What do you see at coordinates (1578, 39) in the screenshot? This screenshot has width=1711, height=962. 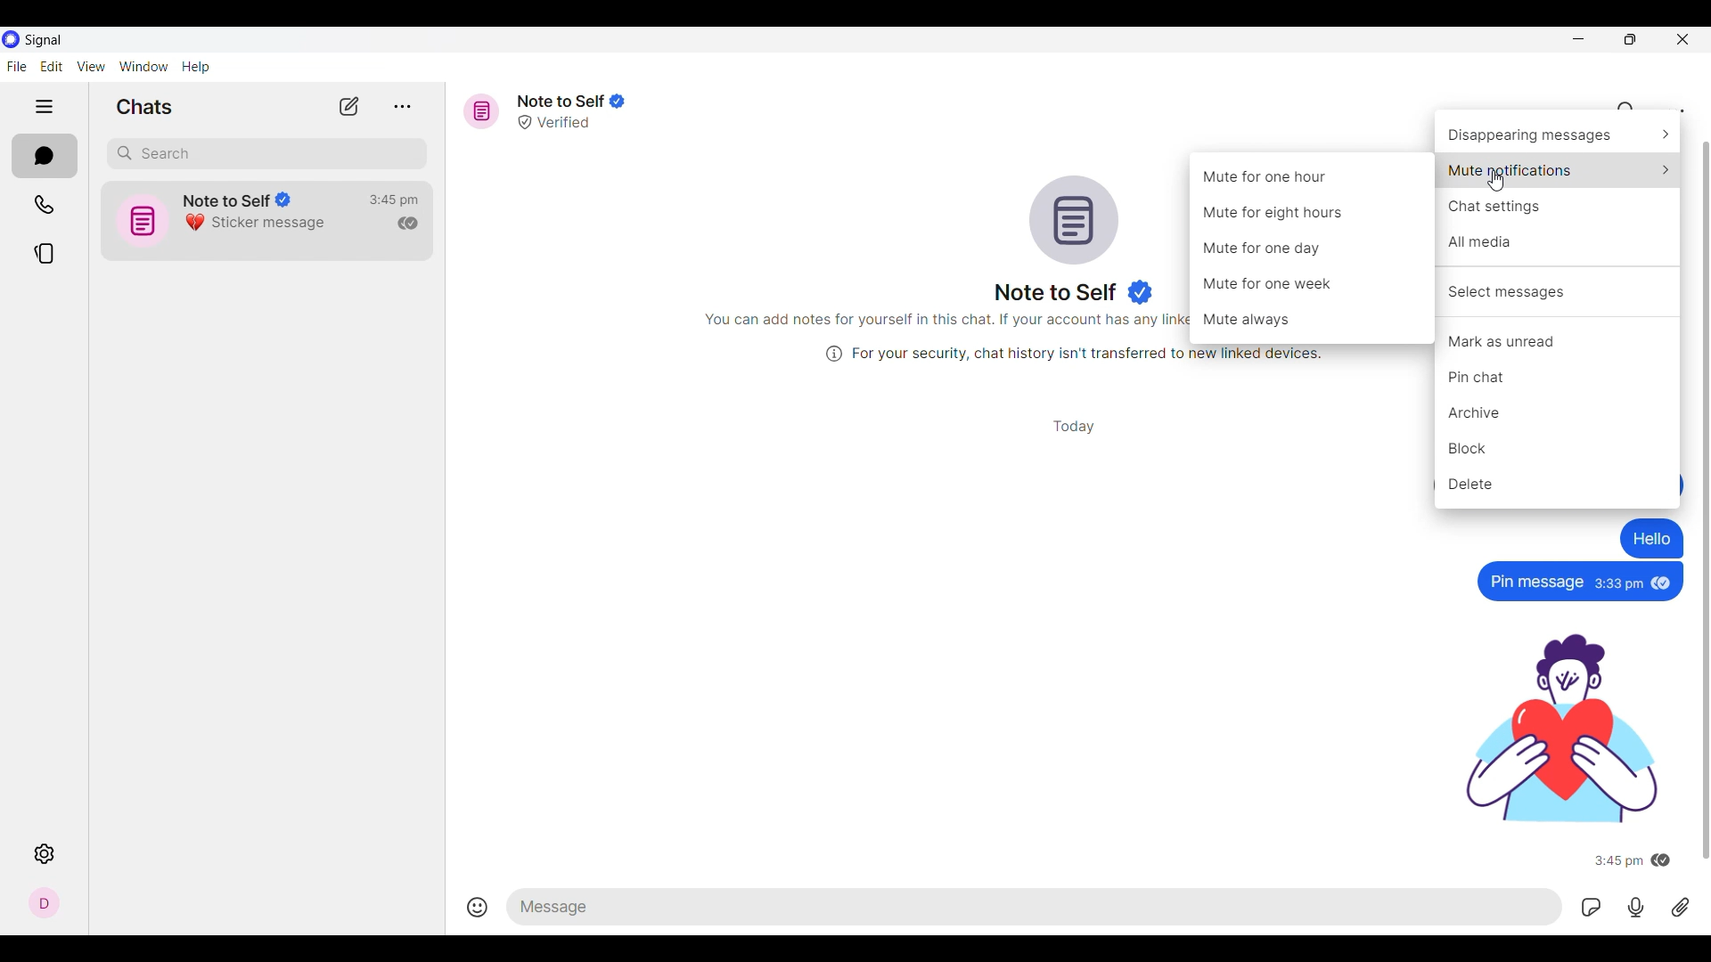 I see `Minimize` at bounding box center [1578, 39].